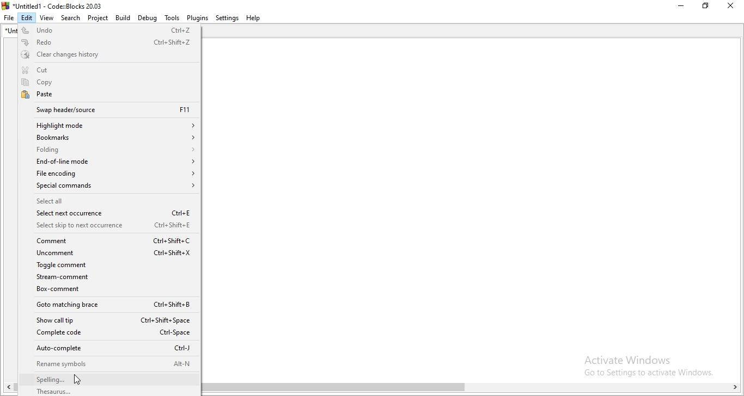 The width and height of the screenshot is (744, 396). What do you see at coordinates (108, 214) in the screenshot?
I see `Select next occurrence` at bounding box center [108, 214].